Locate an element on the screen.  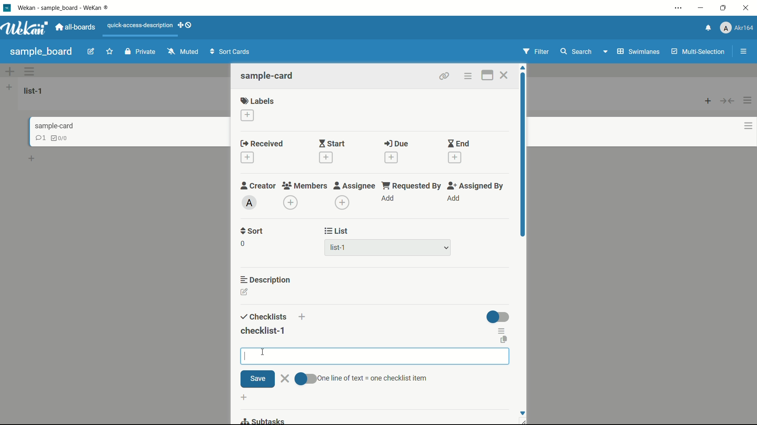
close card is located at coordinates (505, 75).